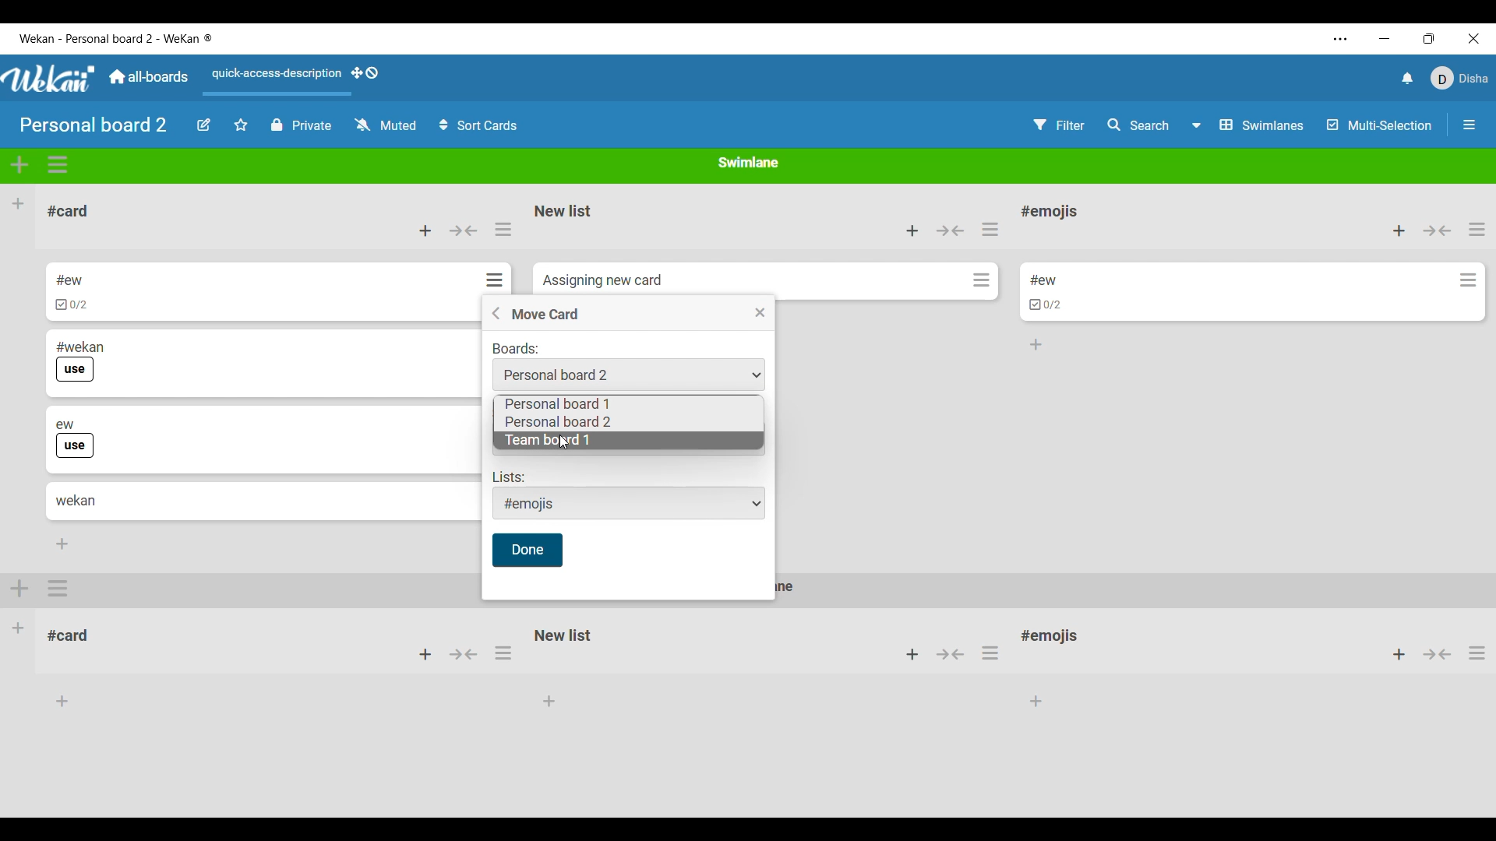  I want to click on button, so click(466, 658).